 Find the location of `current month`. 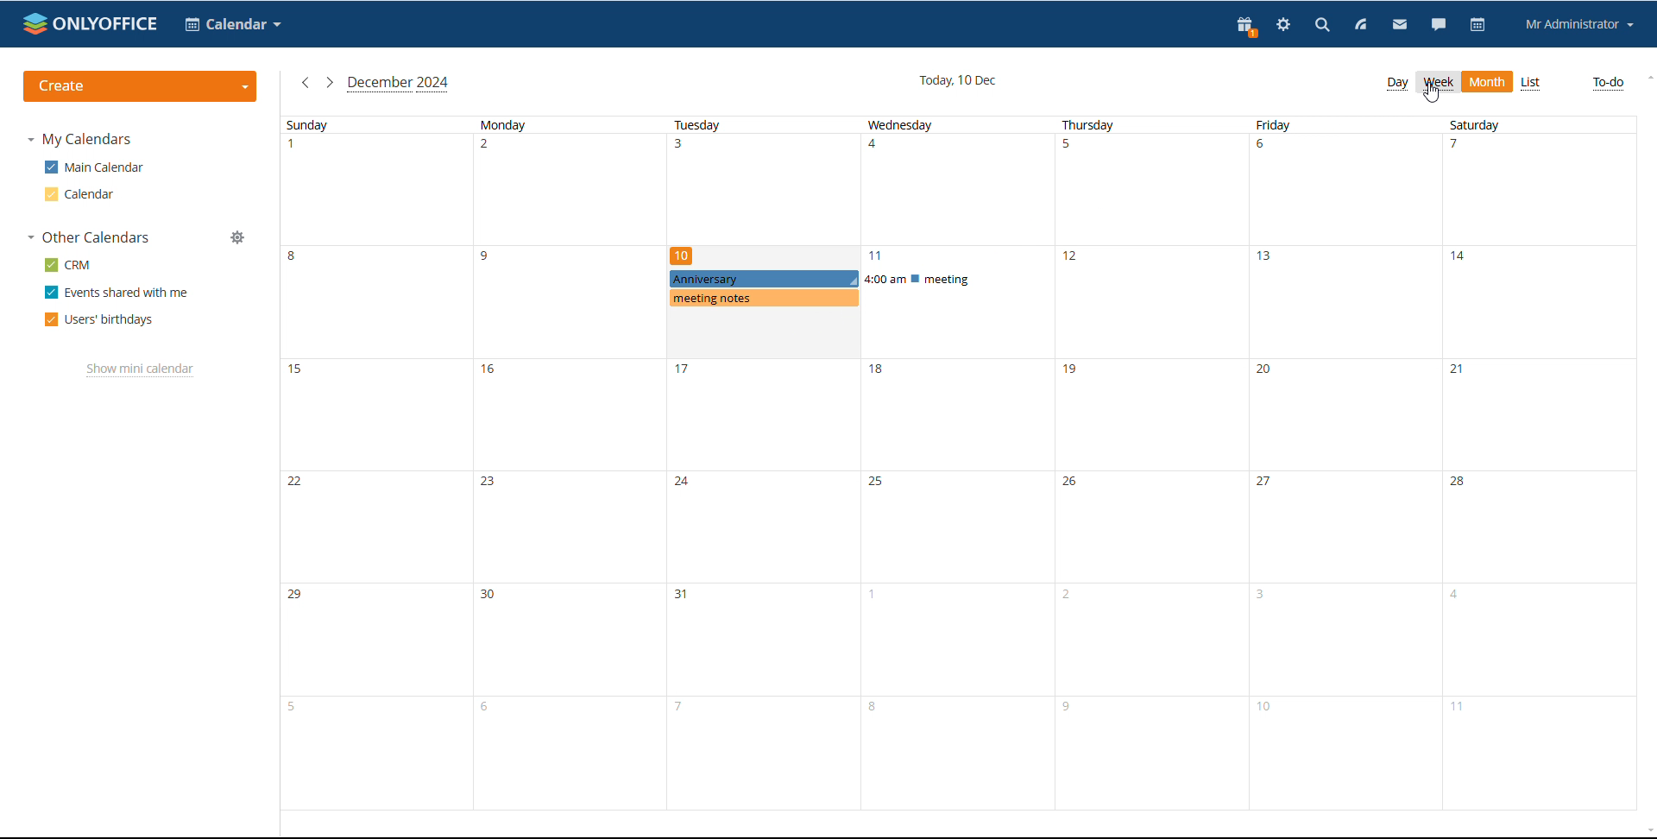

current month is located at coordinates (400, 85).